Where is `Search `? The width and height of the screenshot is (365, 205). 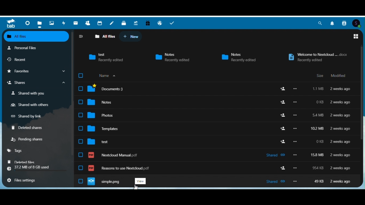
Search  is located at coordinates (320, 23).